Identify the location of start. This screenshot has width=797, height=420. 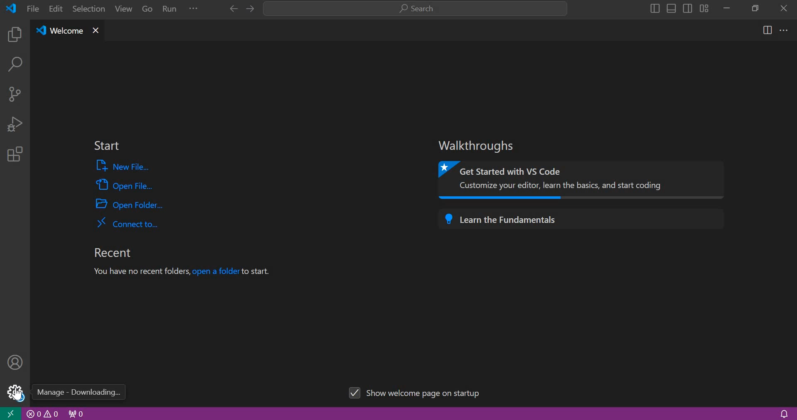
(106, 146).